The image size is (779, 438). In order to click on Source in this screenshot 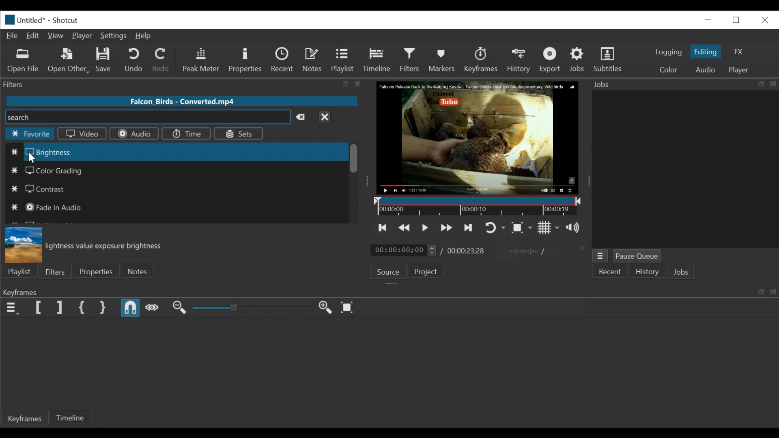, I will do `click(388, 272)`.